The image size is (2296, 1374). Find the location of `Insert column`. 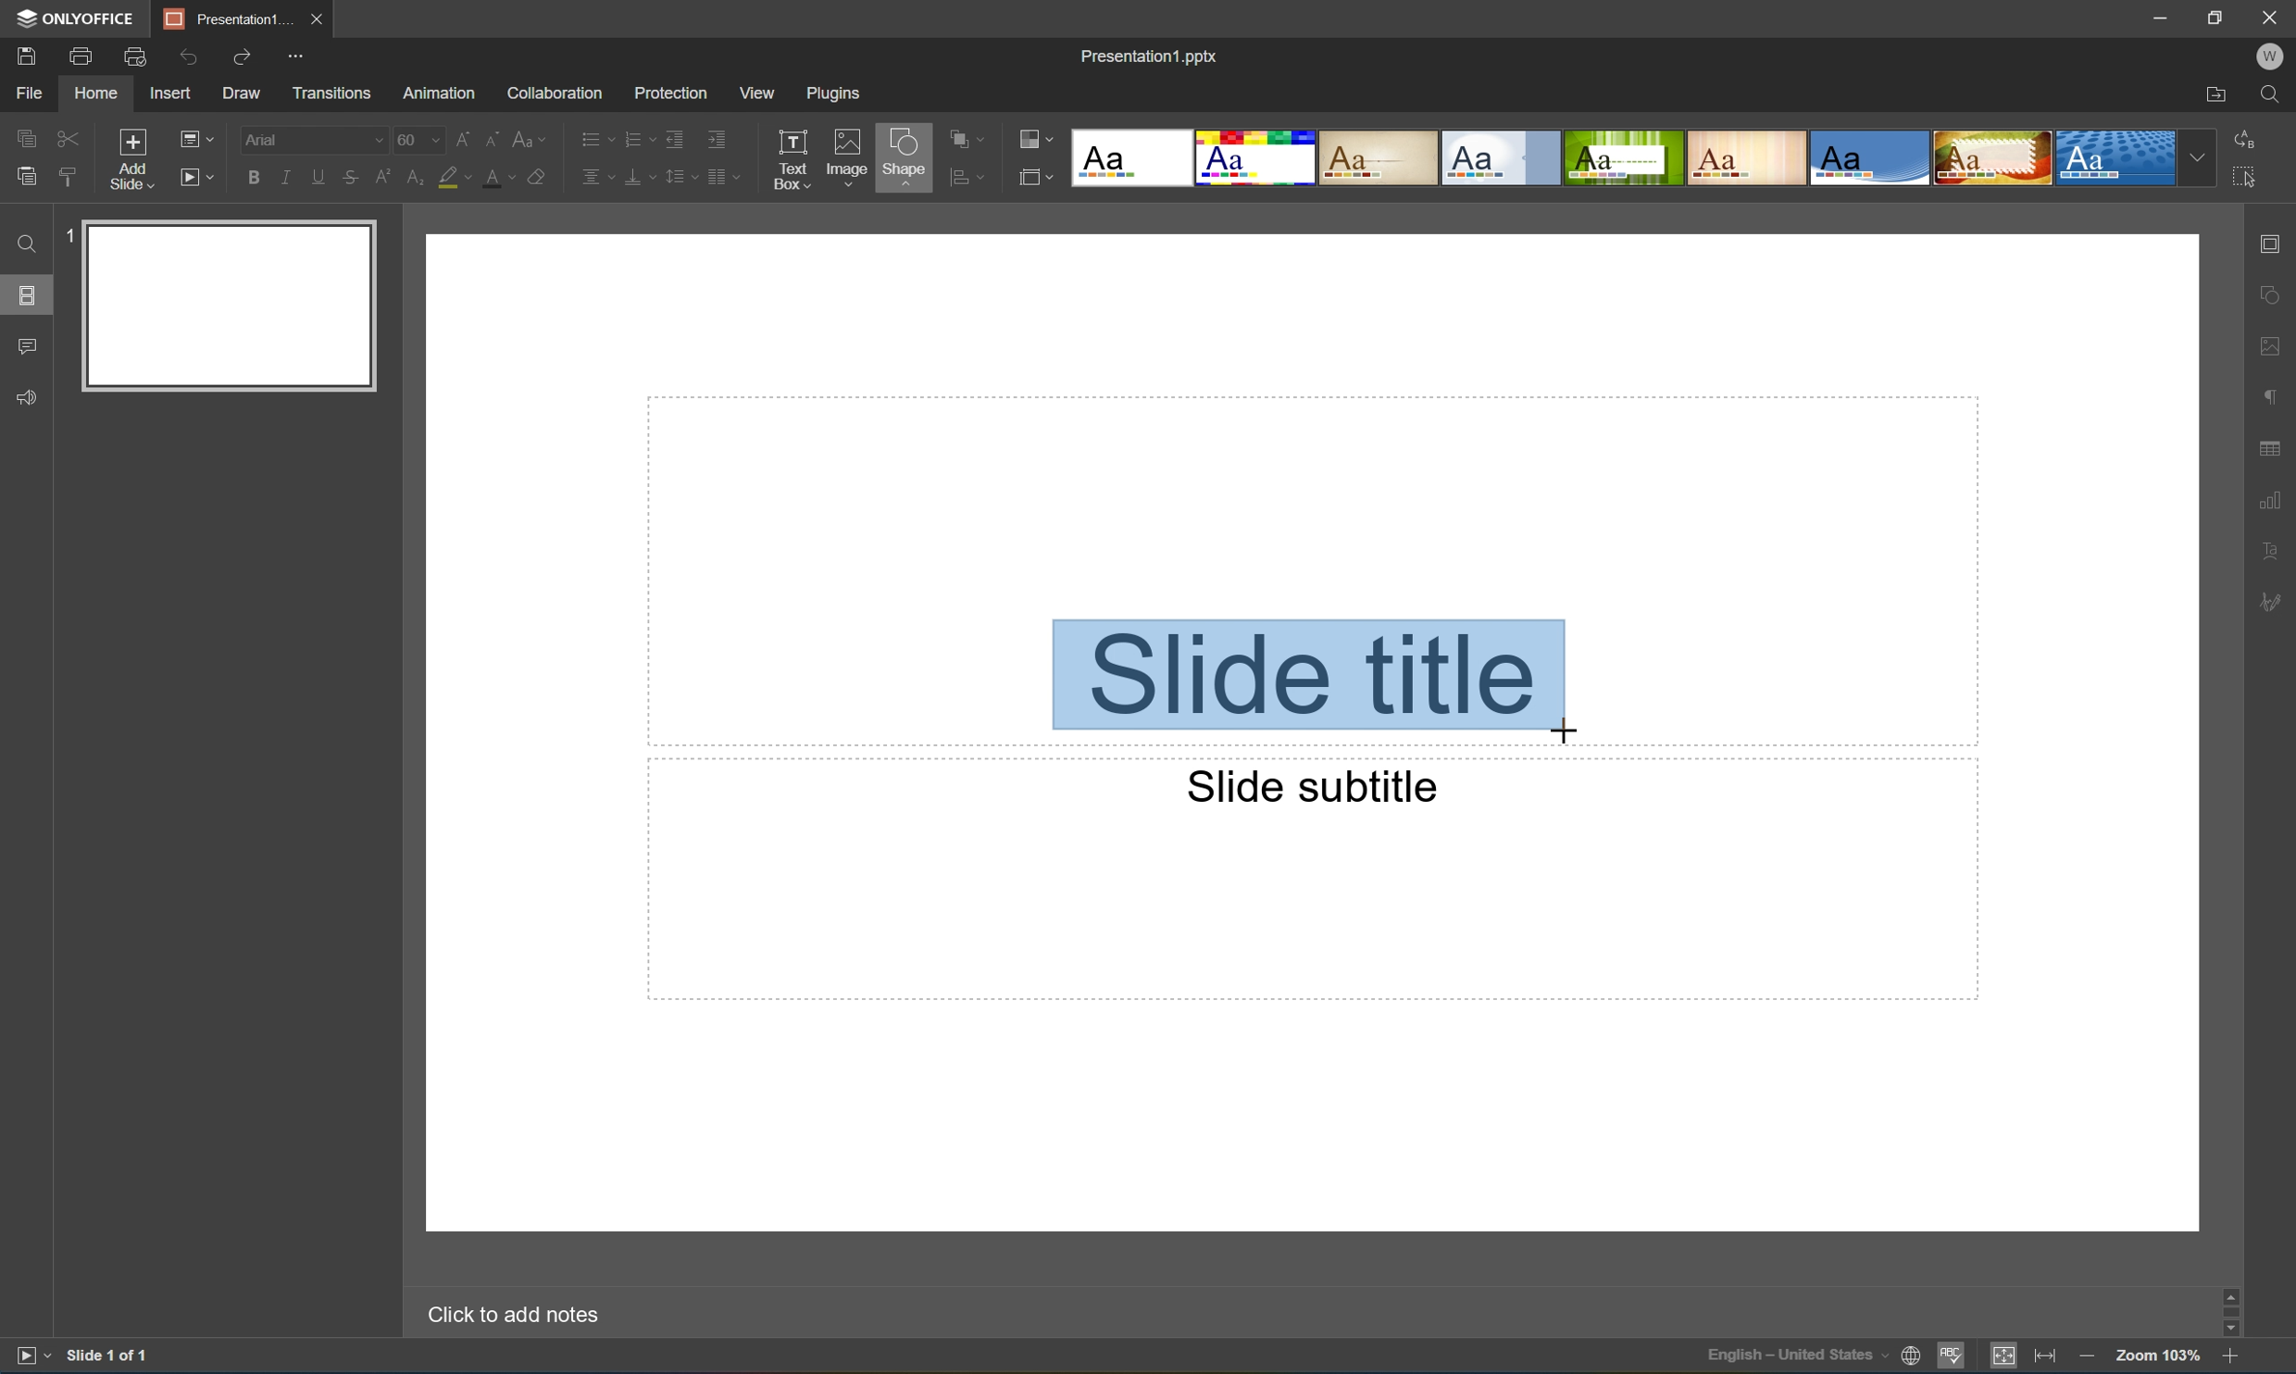

Insert column is located at coordinates (730, 176).